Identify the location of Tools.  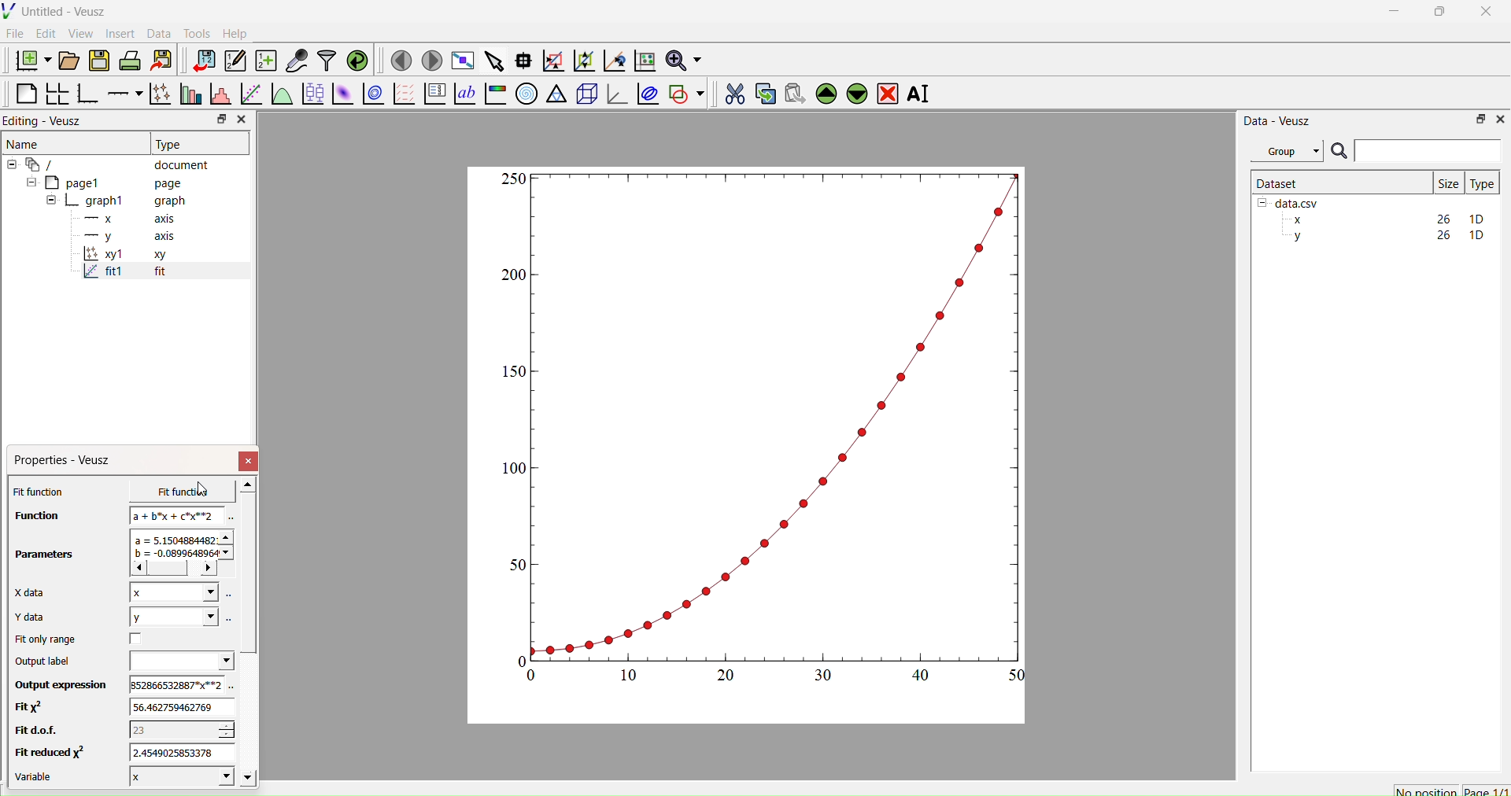
(194, 31).